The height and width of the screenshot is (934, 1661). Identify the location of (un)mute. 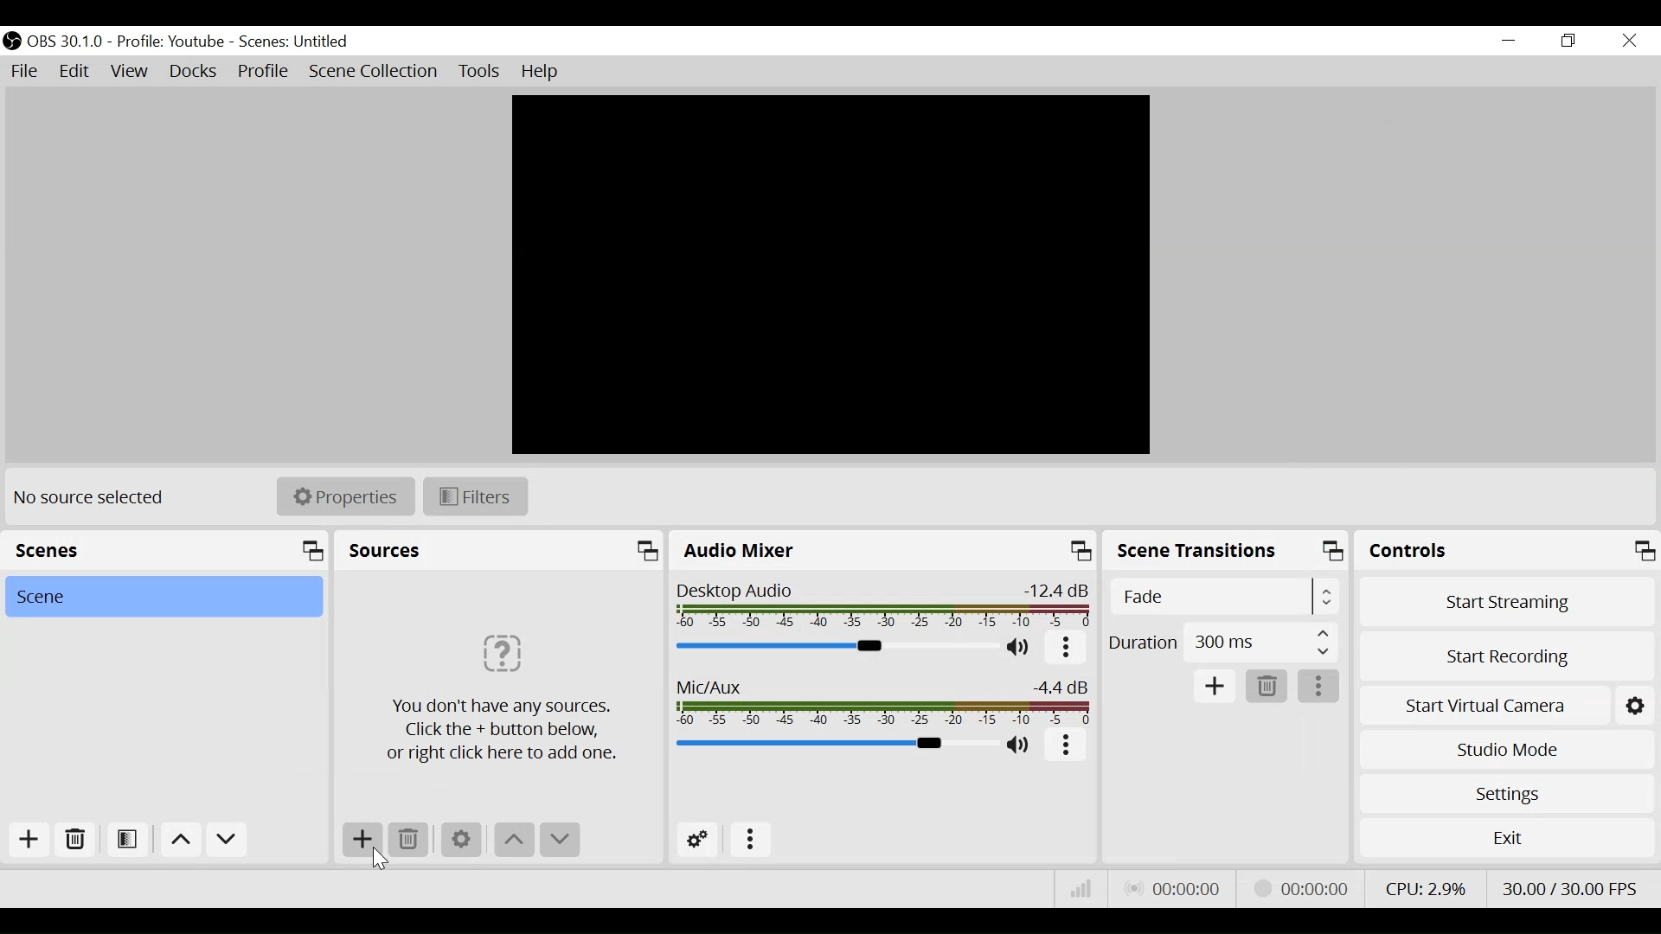
(1021, 745).